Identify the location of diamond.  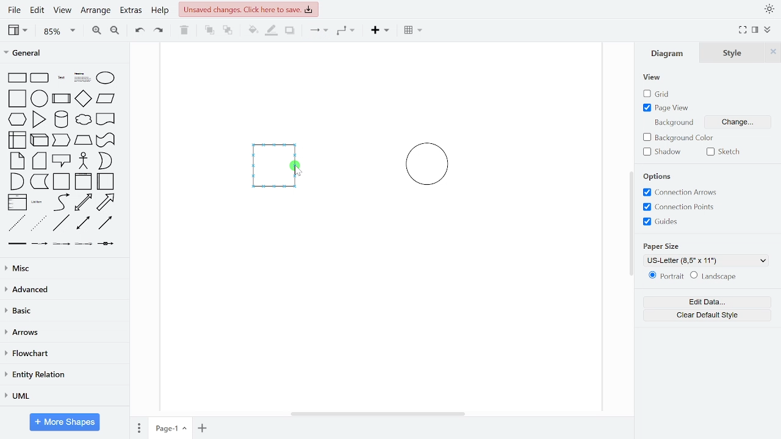
(83, 99).